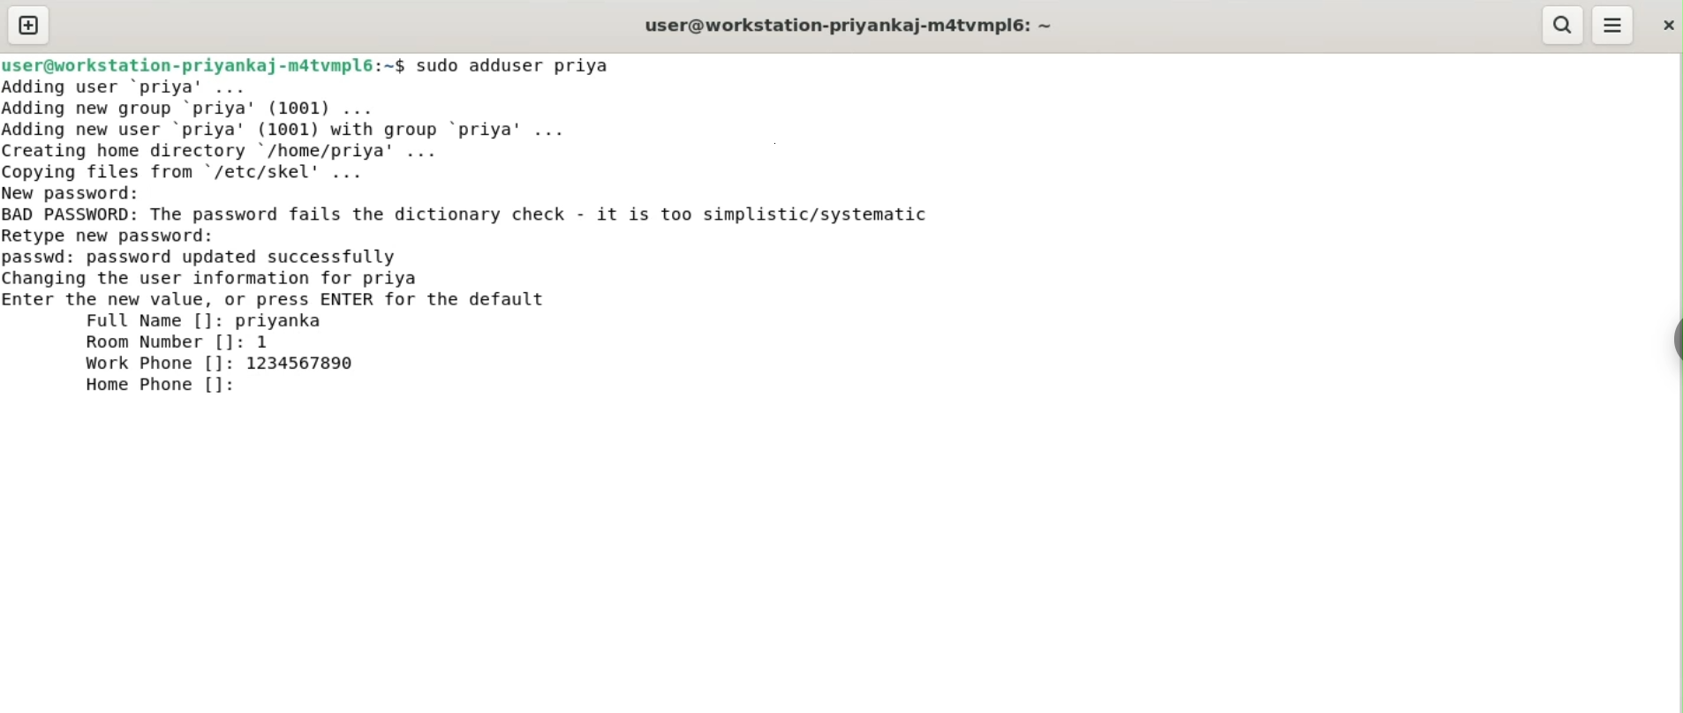 The height and width of the screenshot is (713, 1683). Describe the element at coordinates (28, 25) in the screenshot. I see `new tab` at that location.